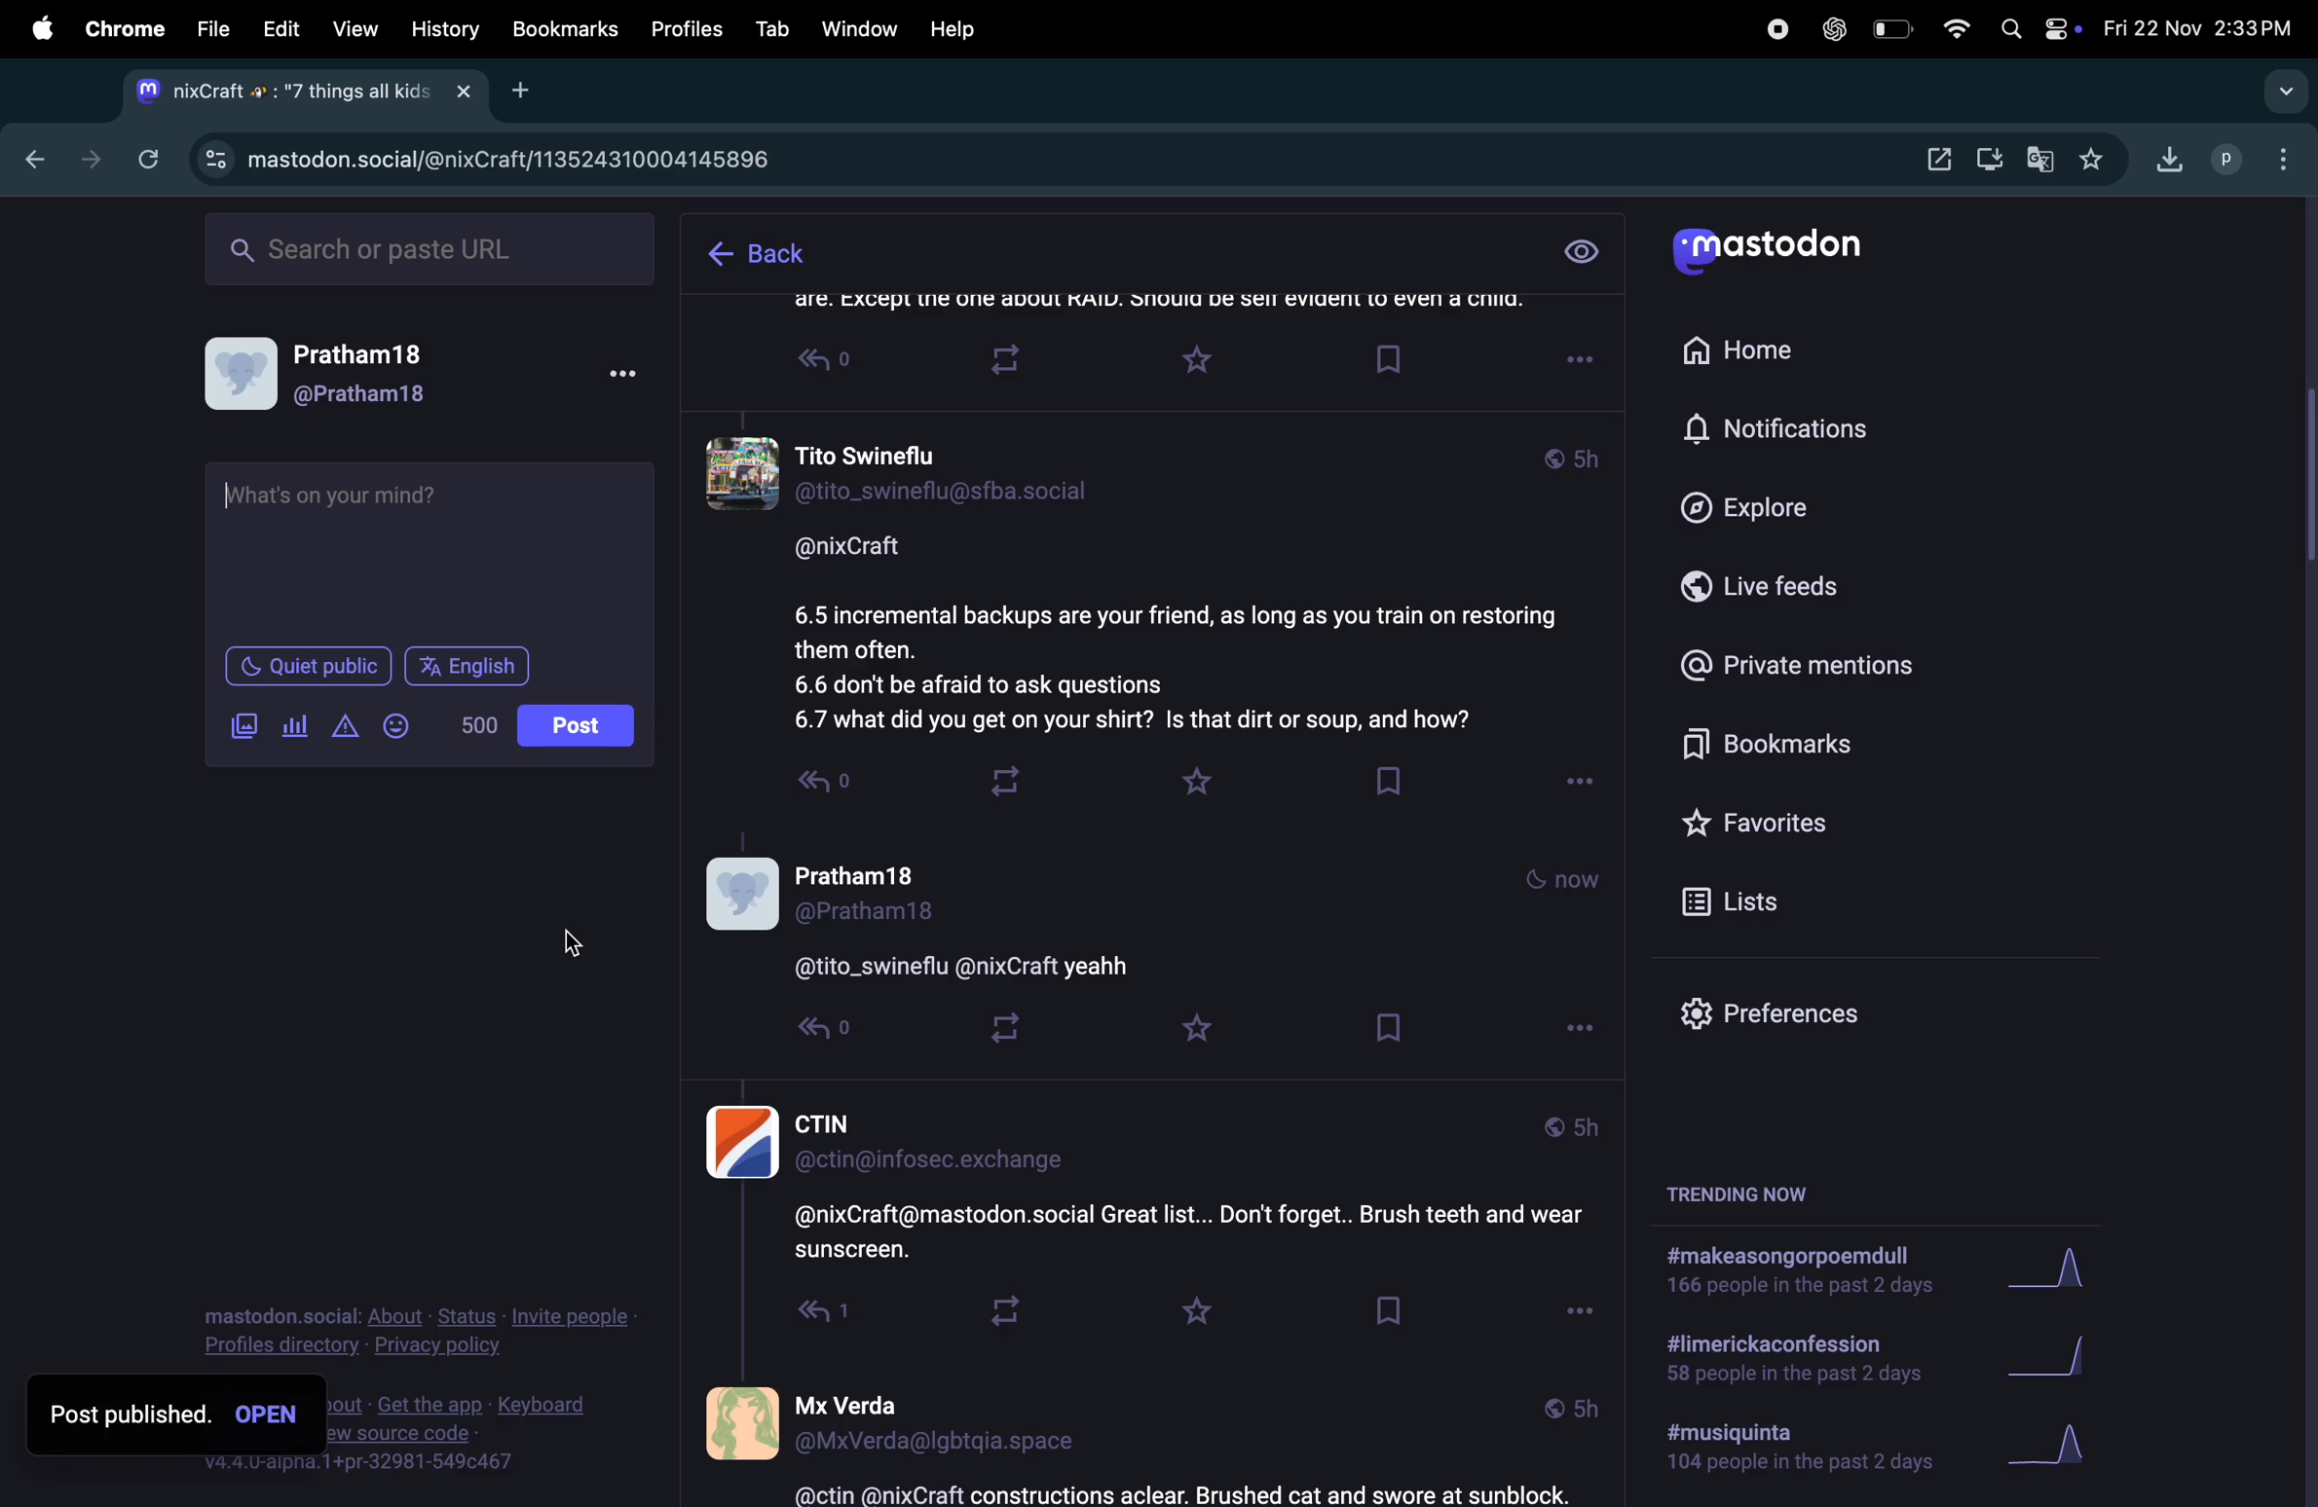  What do you see at coordinates (1830, 29) in the screenshot?
I see `chatgpt` at bounding box center [1830, 29].